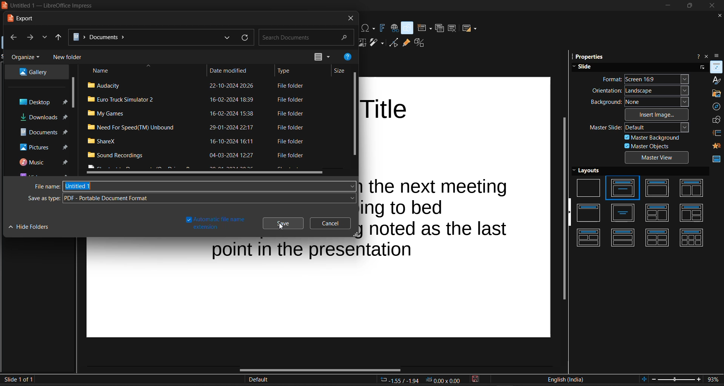 The height and width of the screenshot is (386, 724). I want to click on properties, so click(716, 67).